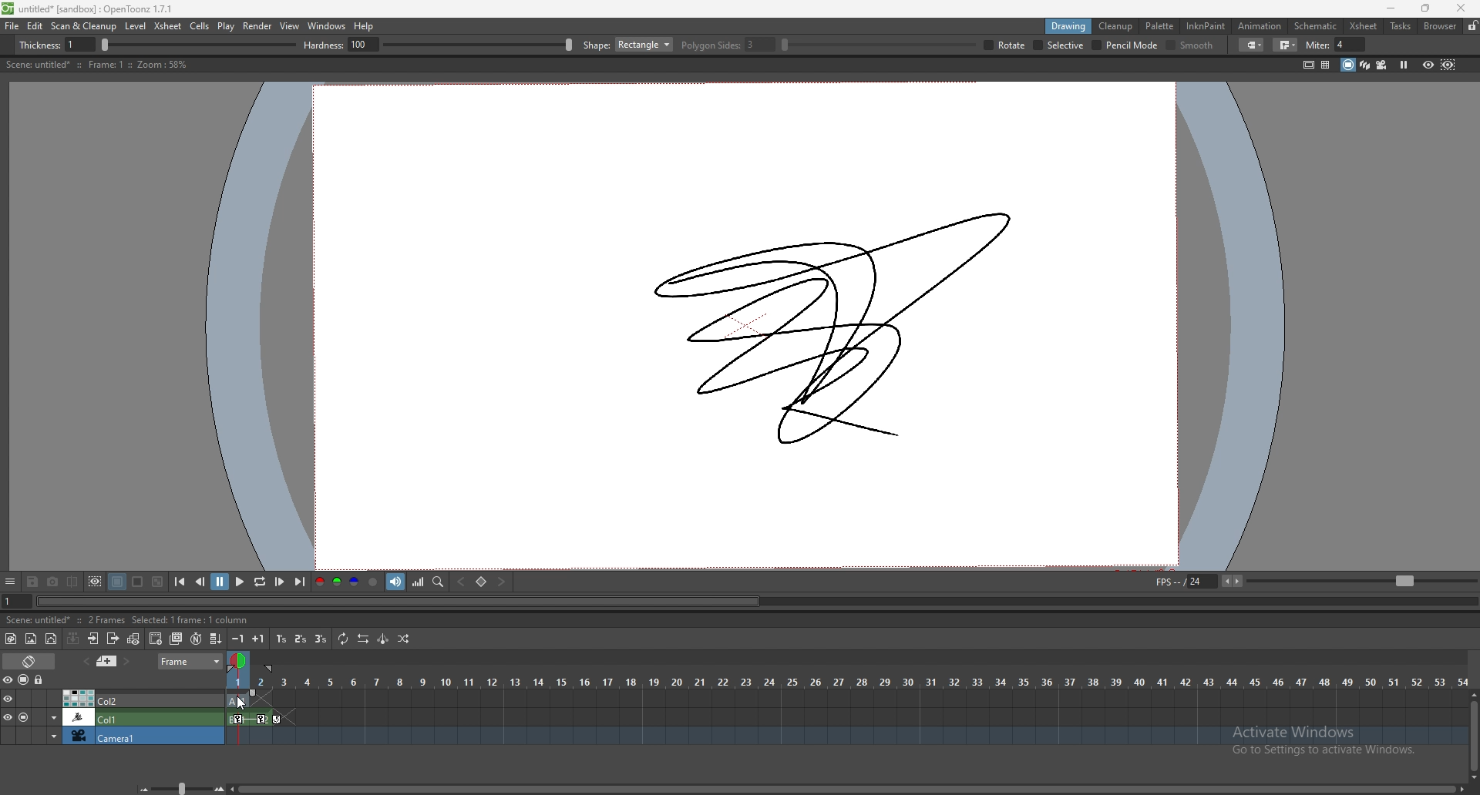  I want to click on reframe on 2s, so click(302, 640).